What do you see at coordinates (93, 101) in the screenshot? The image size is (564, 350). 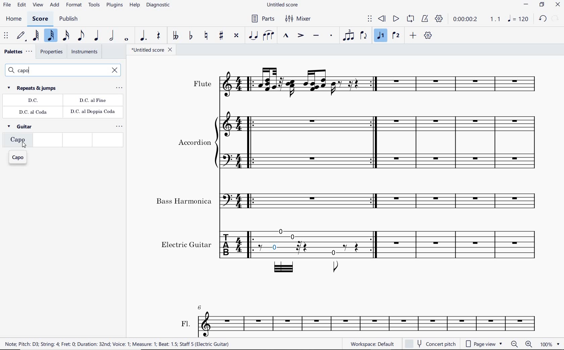 I see `D.C. al Fine` at bounding box center [93, 101].